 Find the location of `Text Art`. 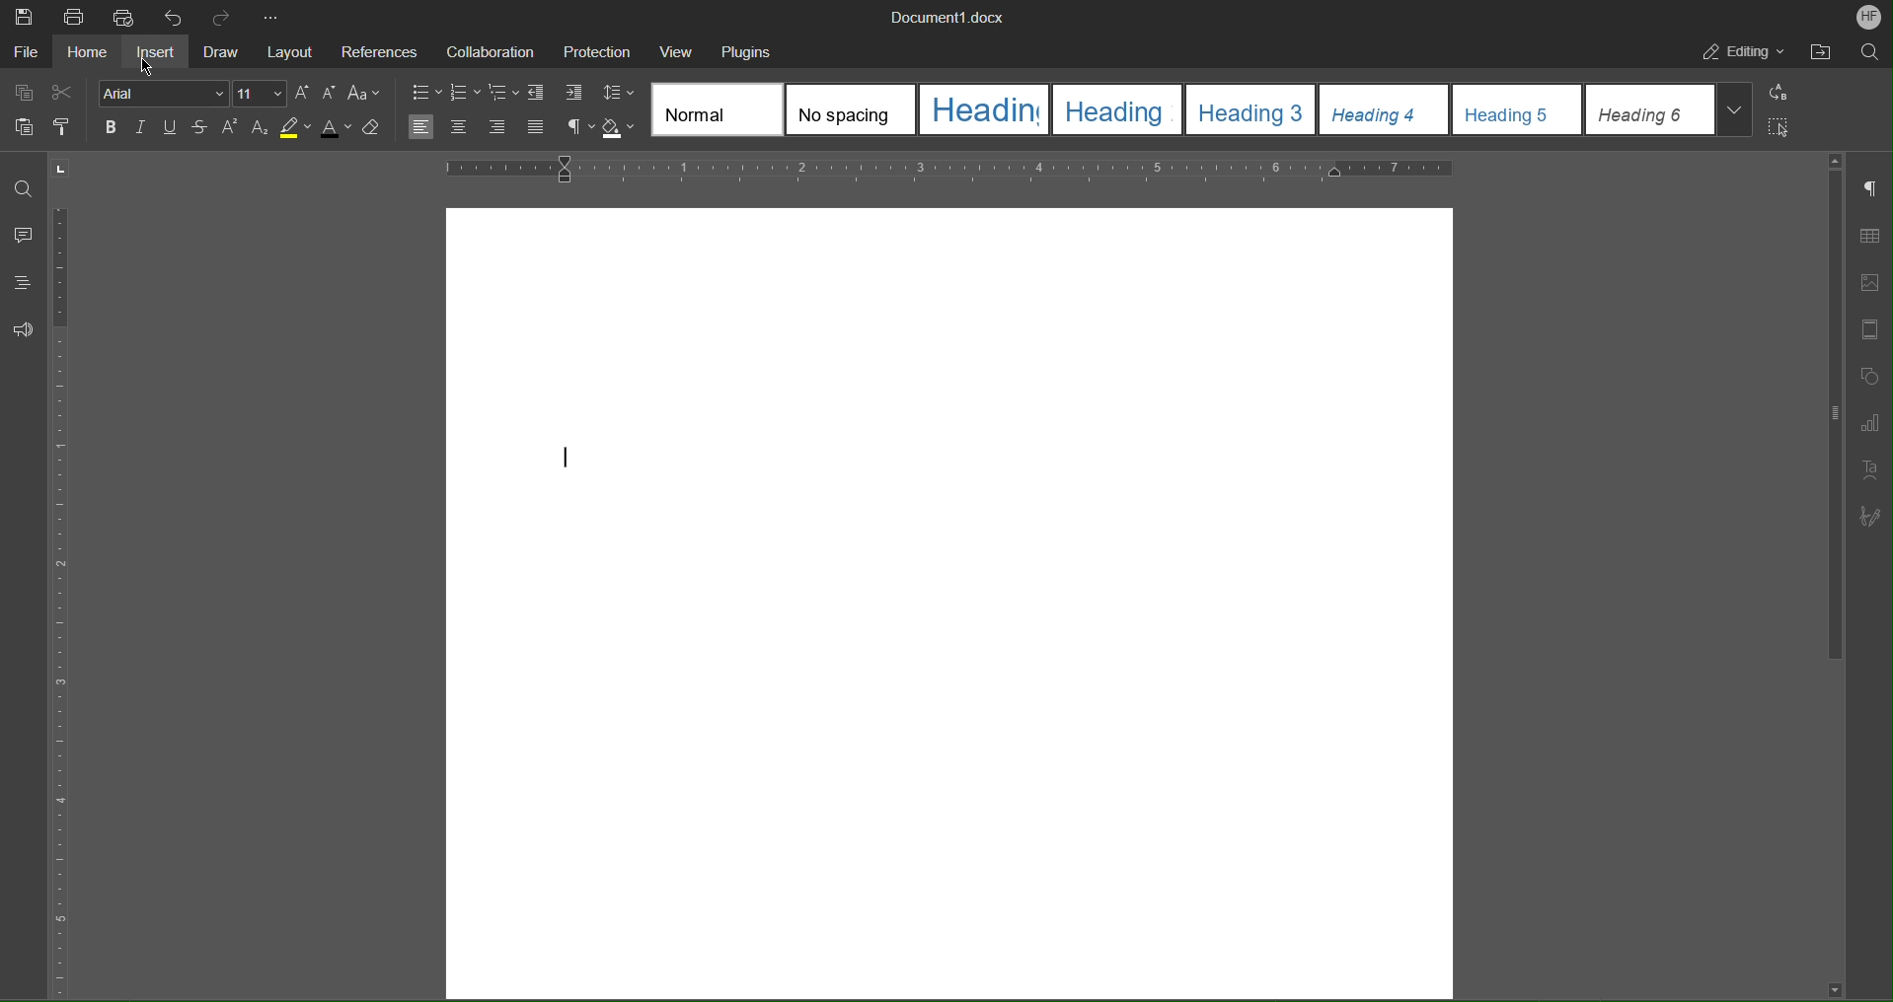

Text Art is located at coordinates (1869, 472).